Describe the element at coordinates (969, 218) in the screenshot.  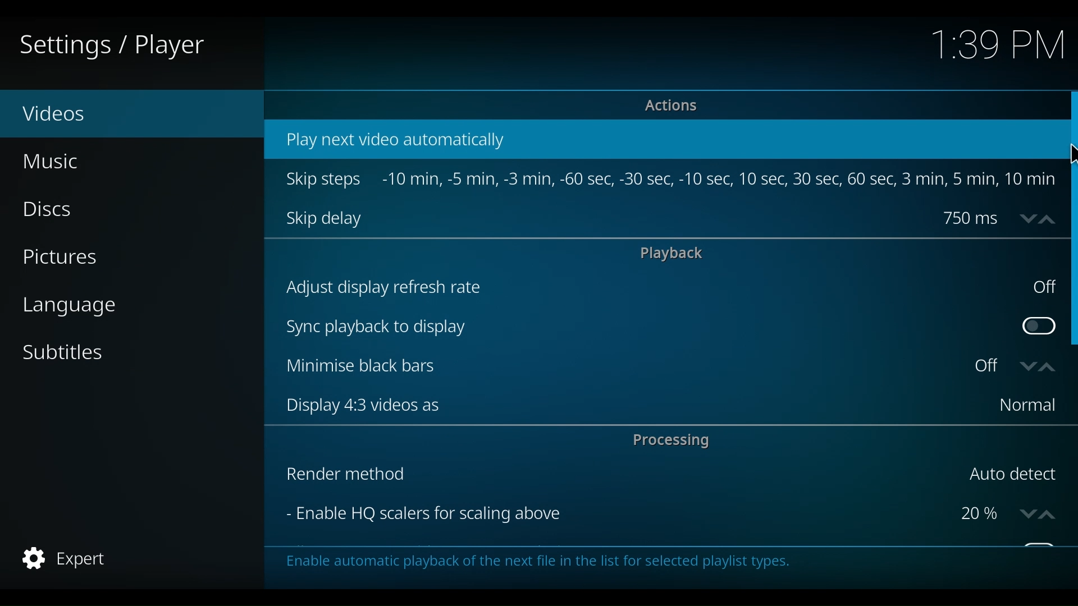
I see `750 ms` at that location.